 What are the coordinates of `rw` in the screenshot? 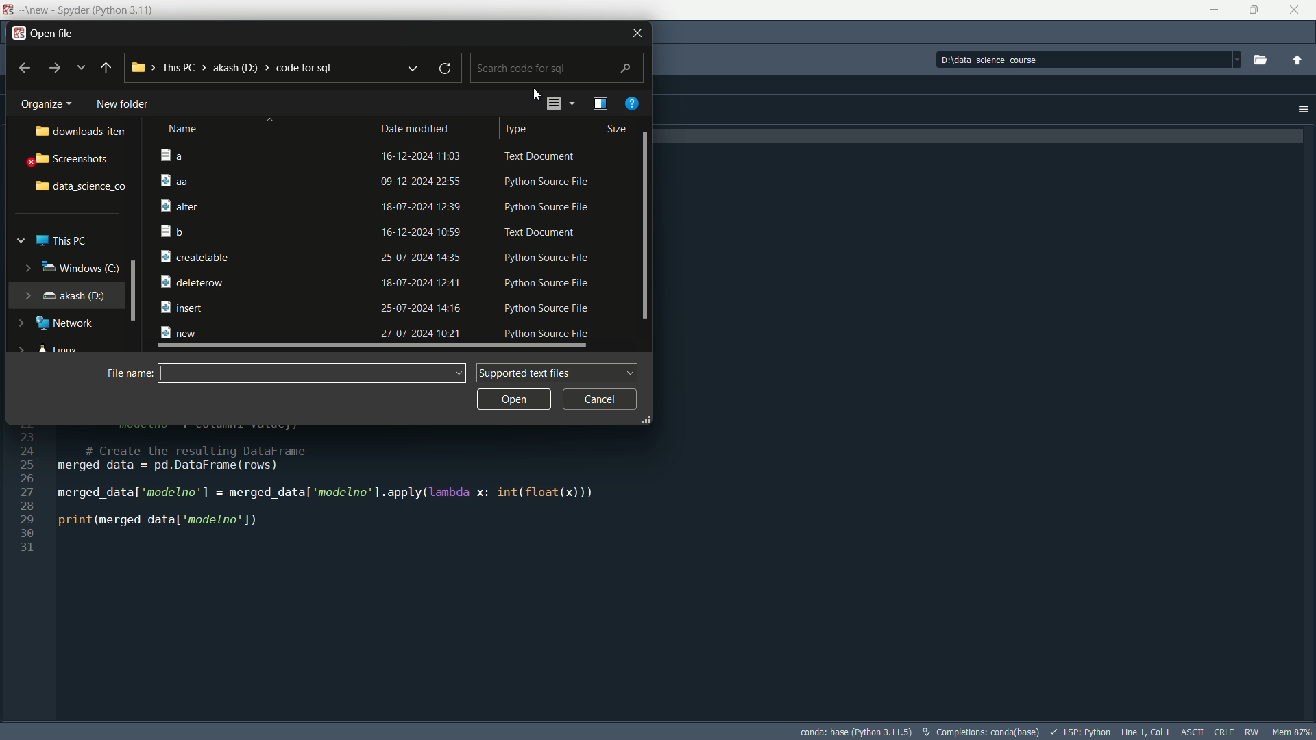 It's located at (1253, 732).